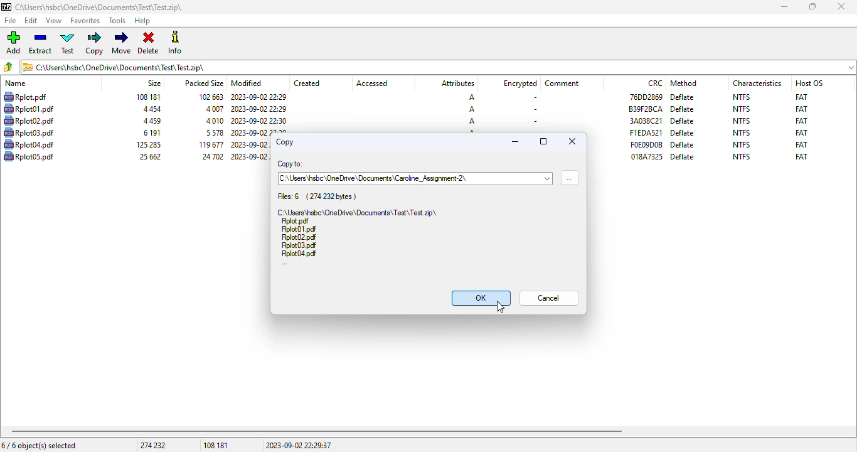 This screenshot has height=452, width=857. I want to click on size, so click(150, 109).